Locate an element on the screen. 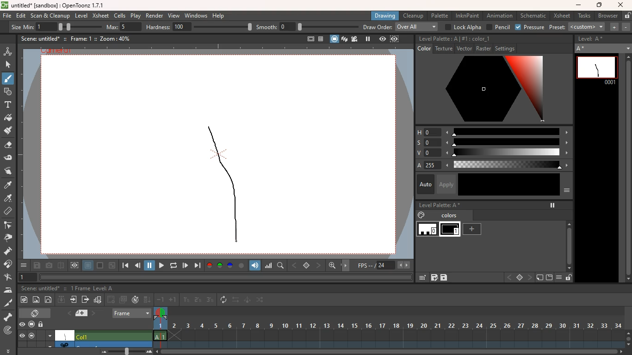 The height and width of the screenshot is (355, 632). scale is located at coordinates (510, 165).